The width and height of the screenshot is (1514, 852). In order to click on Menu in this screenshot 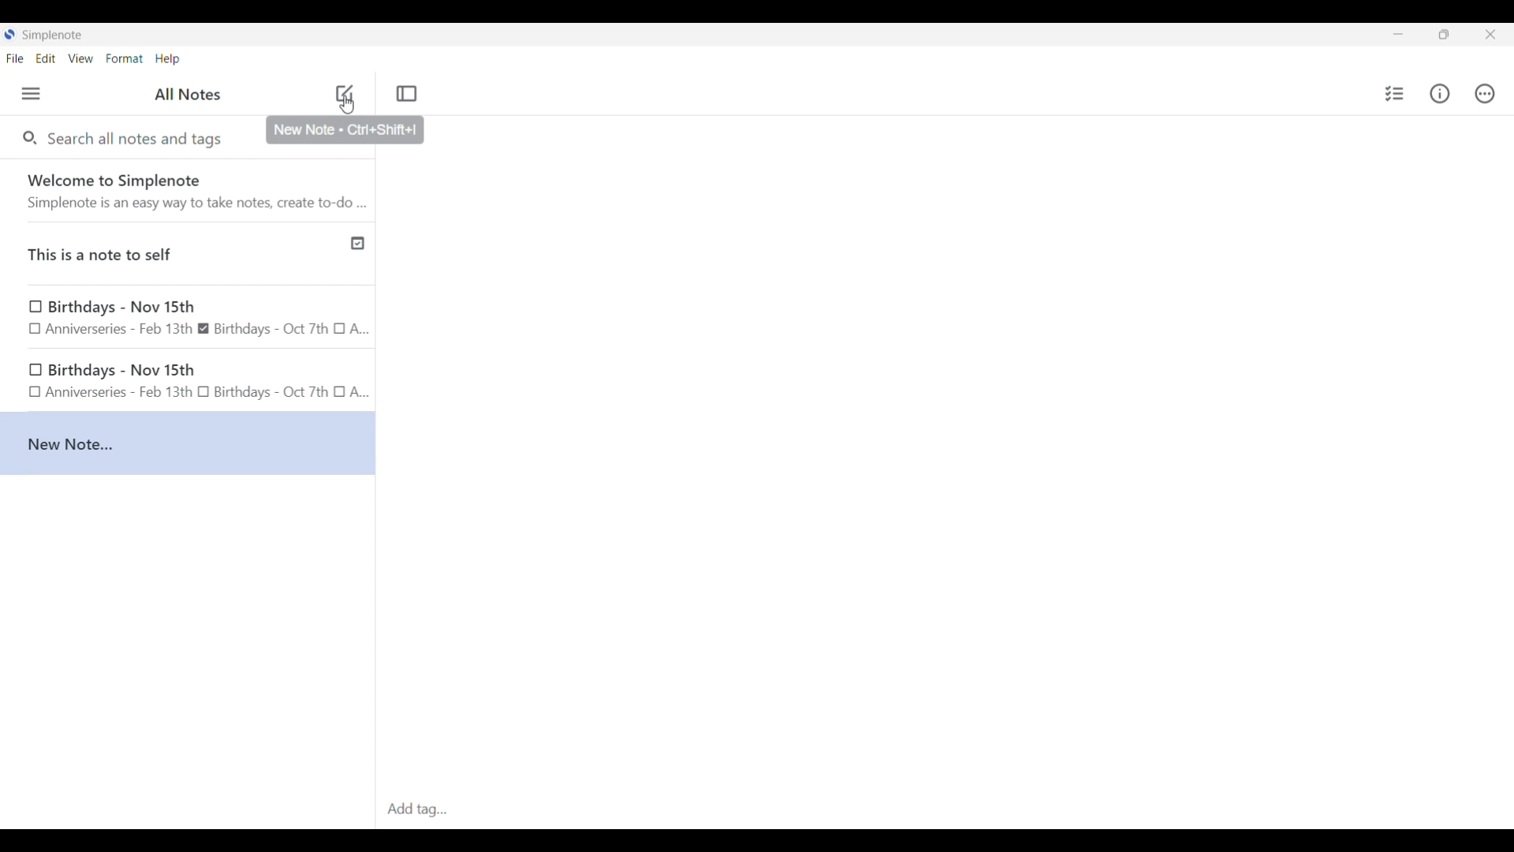, I will do `click(31, 93)`.